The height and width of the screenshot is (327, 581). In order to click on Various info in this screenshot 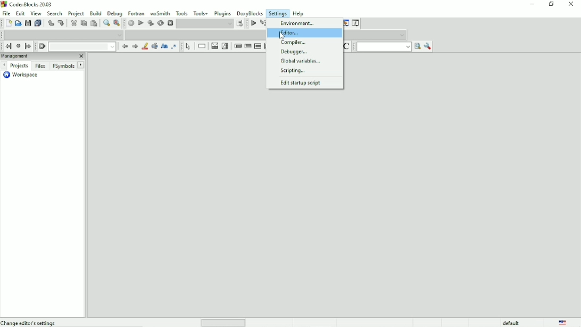, I will do `click(356, 23)`.